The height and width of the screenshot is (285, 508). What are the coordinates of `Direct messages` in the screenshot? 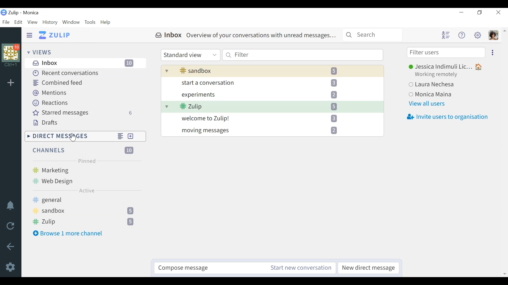 It's located at (69, 136).